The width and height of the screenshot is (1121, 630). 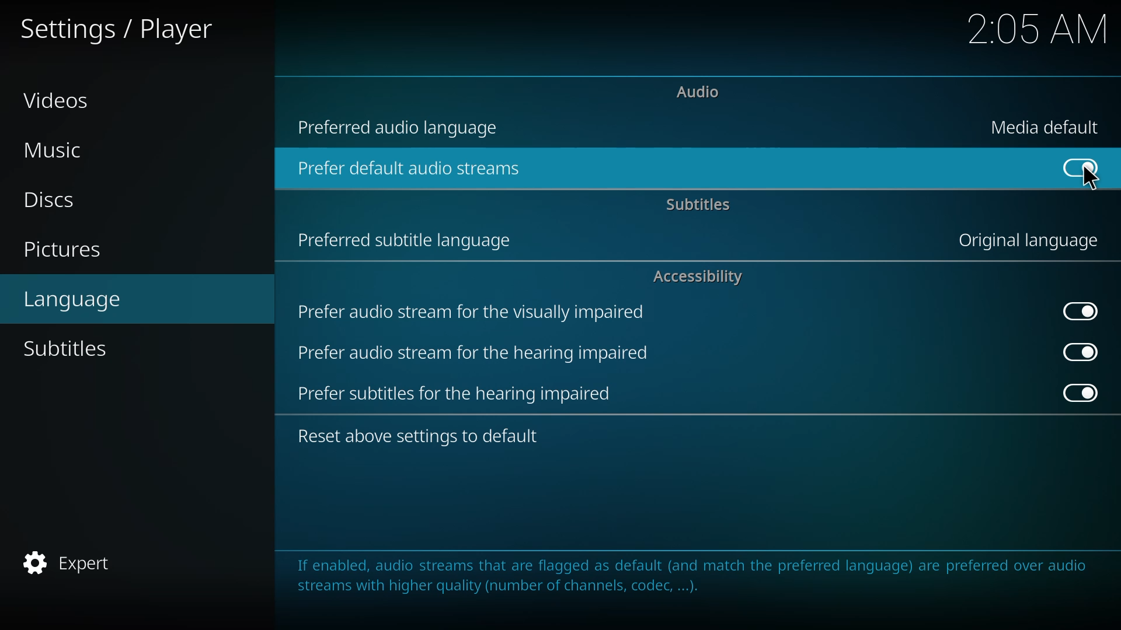 I want to click on reset to default, so click(x=424, y=435).